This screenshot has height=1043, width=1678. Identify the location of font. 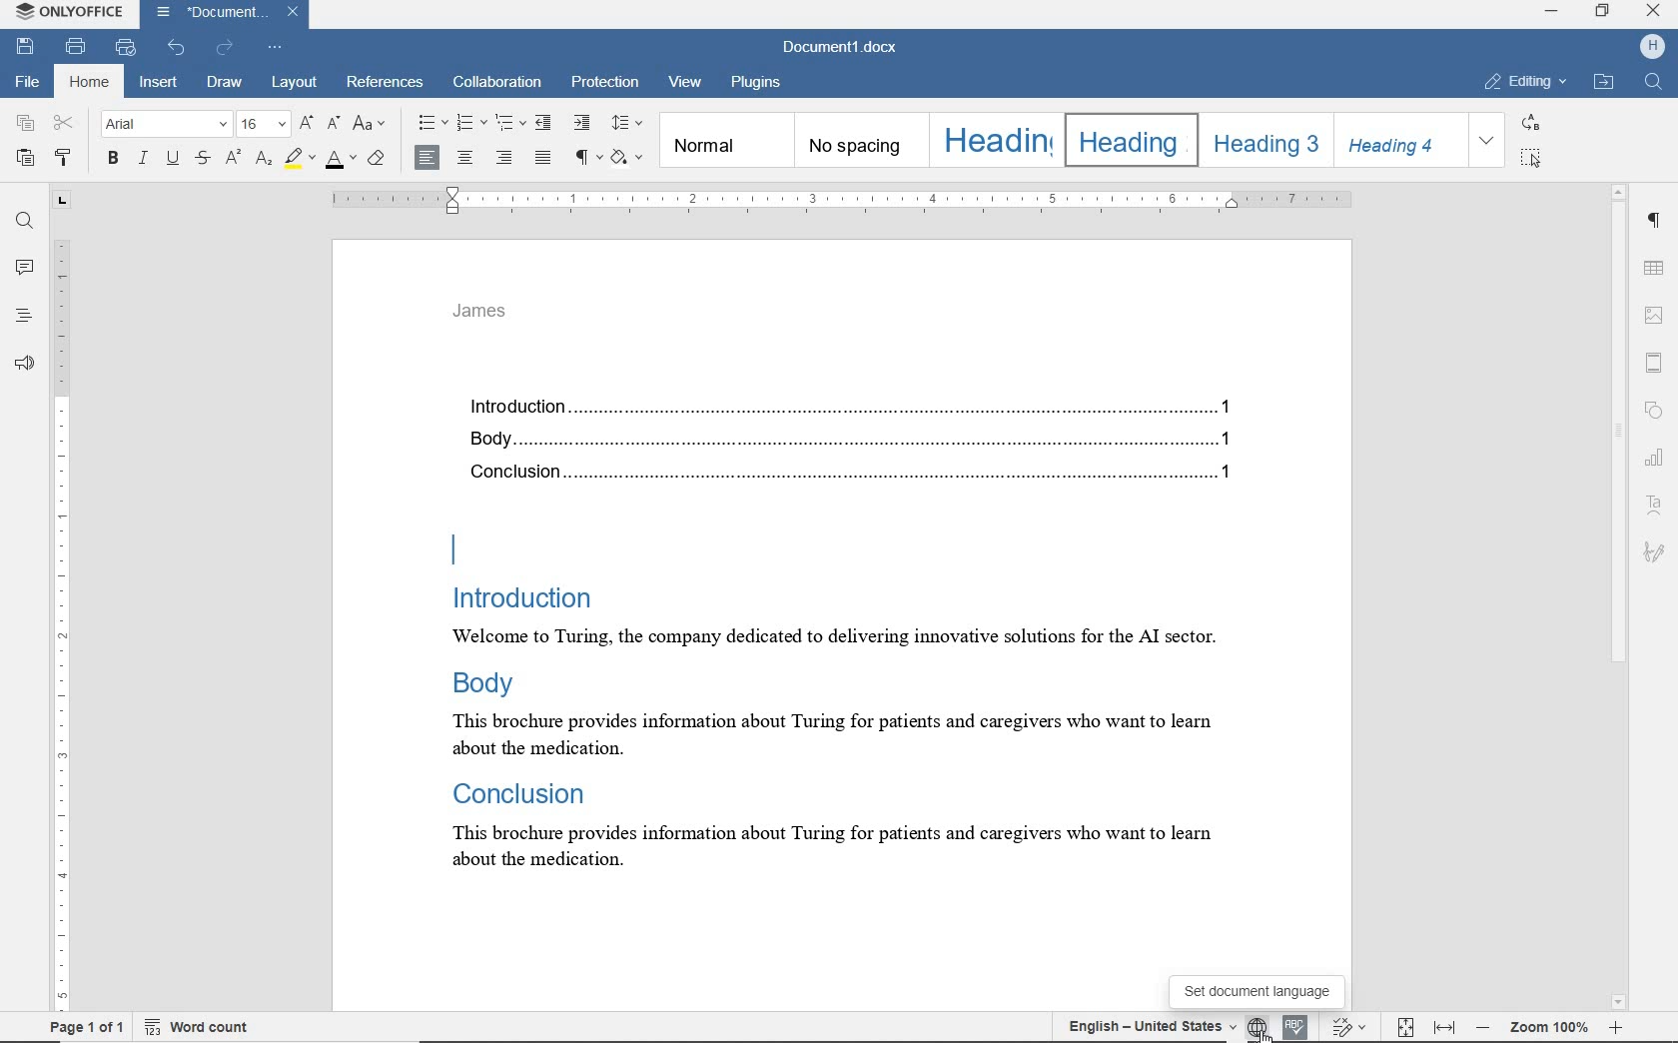
(167, 125).